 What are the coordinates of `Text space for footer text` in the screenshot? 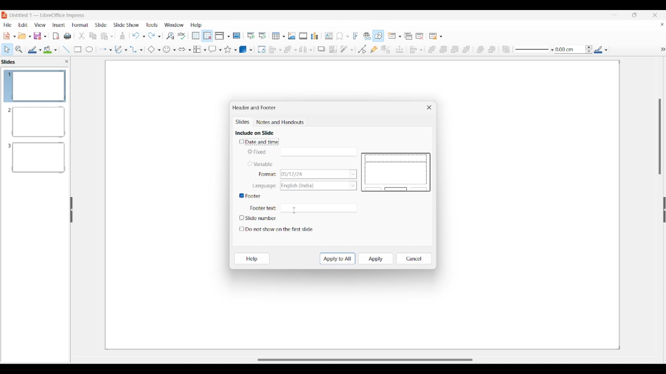 It's located at (318, 208).